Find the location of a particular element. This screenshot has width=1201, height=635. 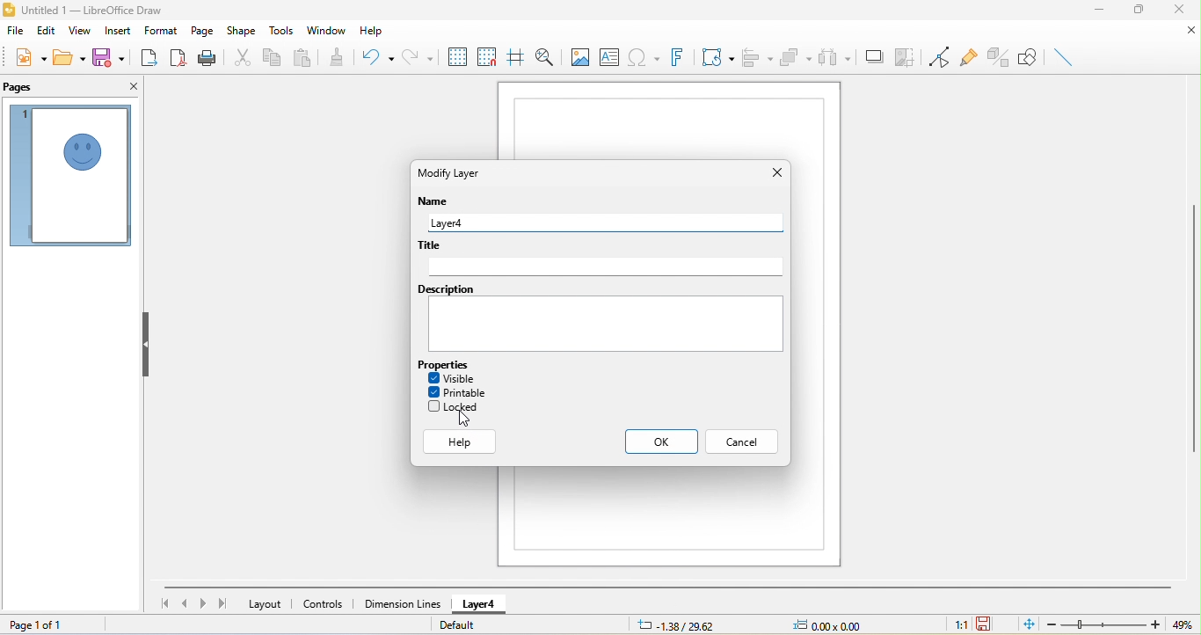

open is located at coordinates (69, 57).